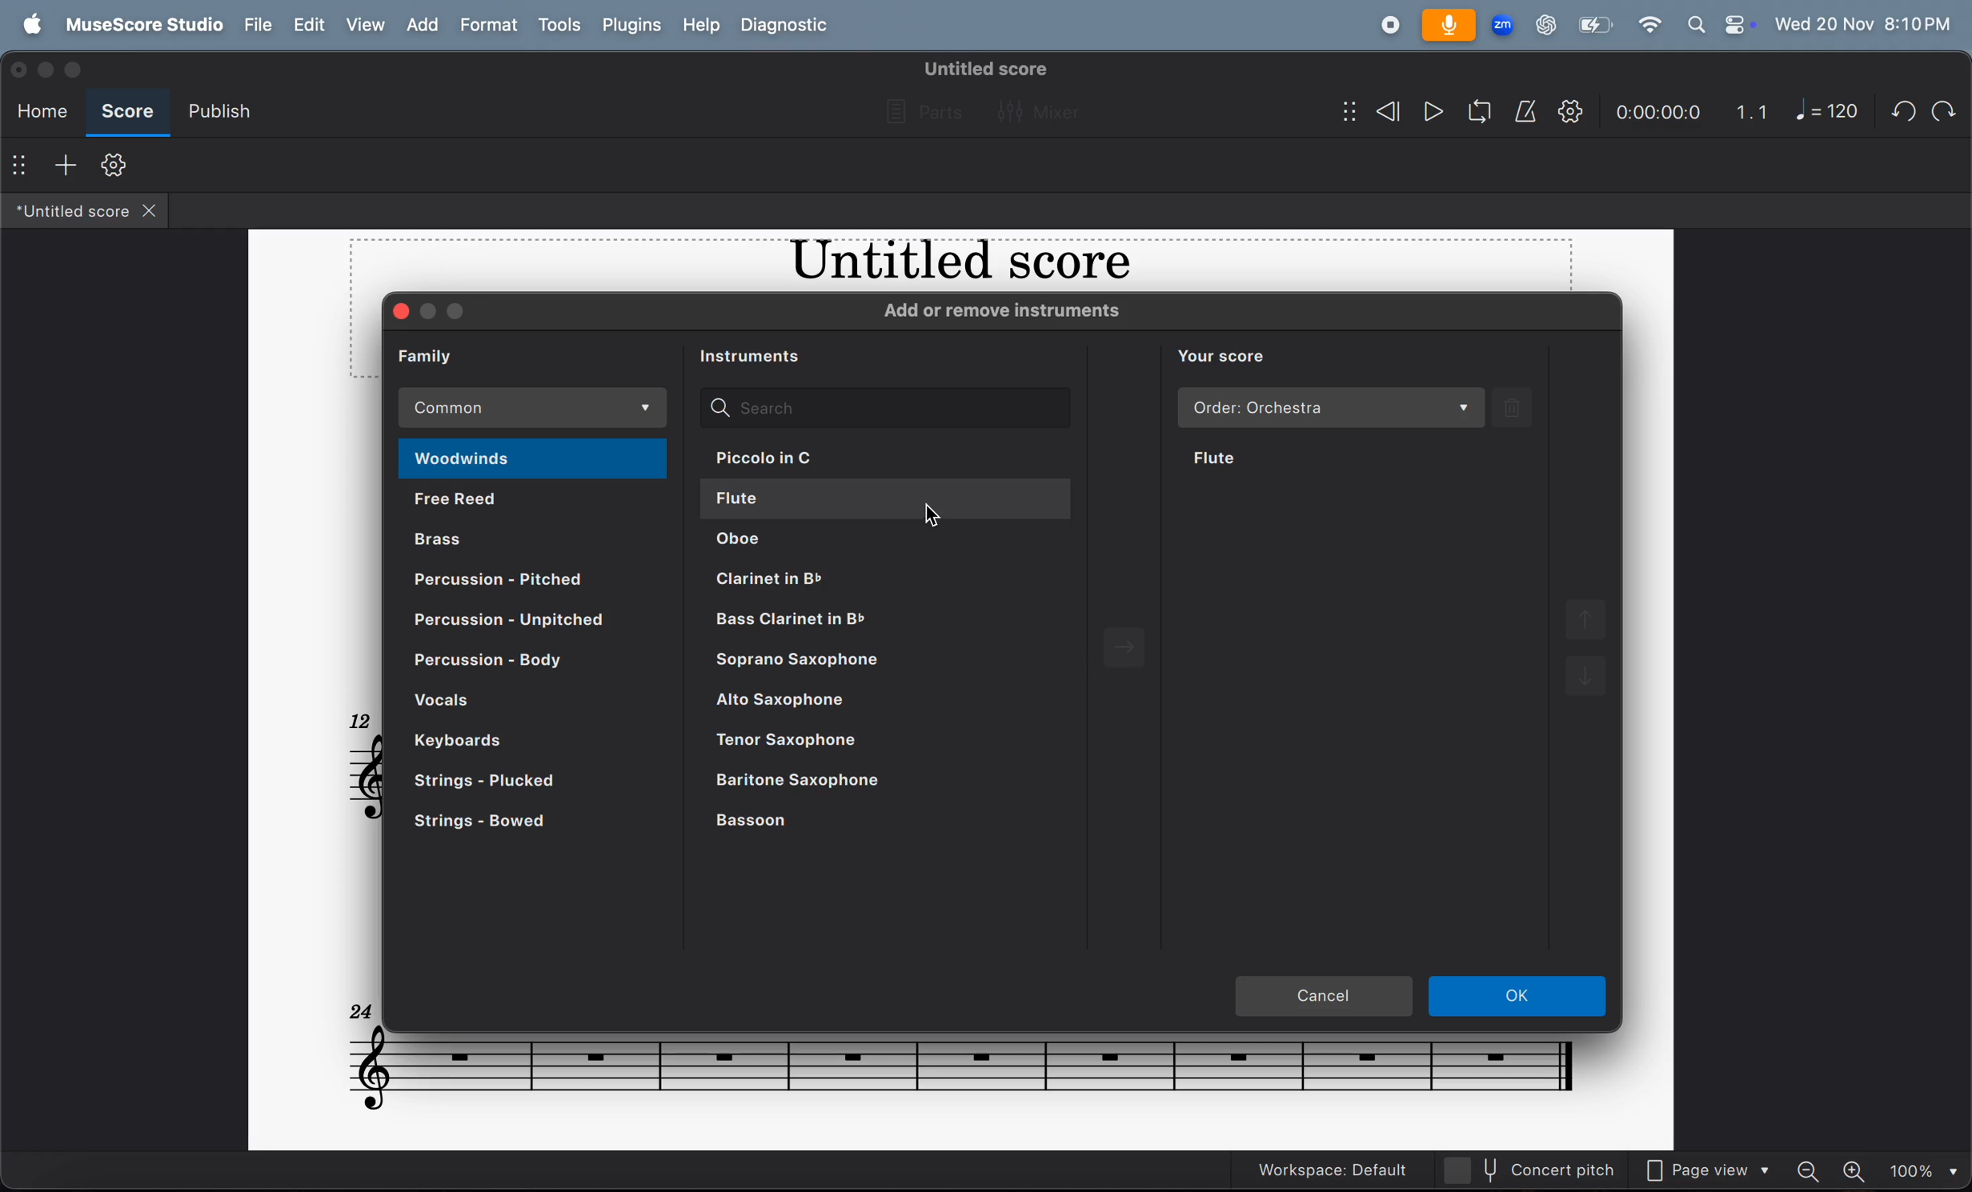 The height and width of the screenshot is (1192, 1972). What do you see at coordinates (533, 409) in the screenshot?
I see `common` at bounding box center [533, 409].